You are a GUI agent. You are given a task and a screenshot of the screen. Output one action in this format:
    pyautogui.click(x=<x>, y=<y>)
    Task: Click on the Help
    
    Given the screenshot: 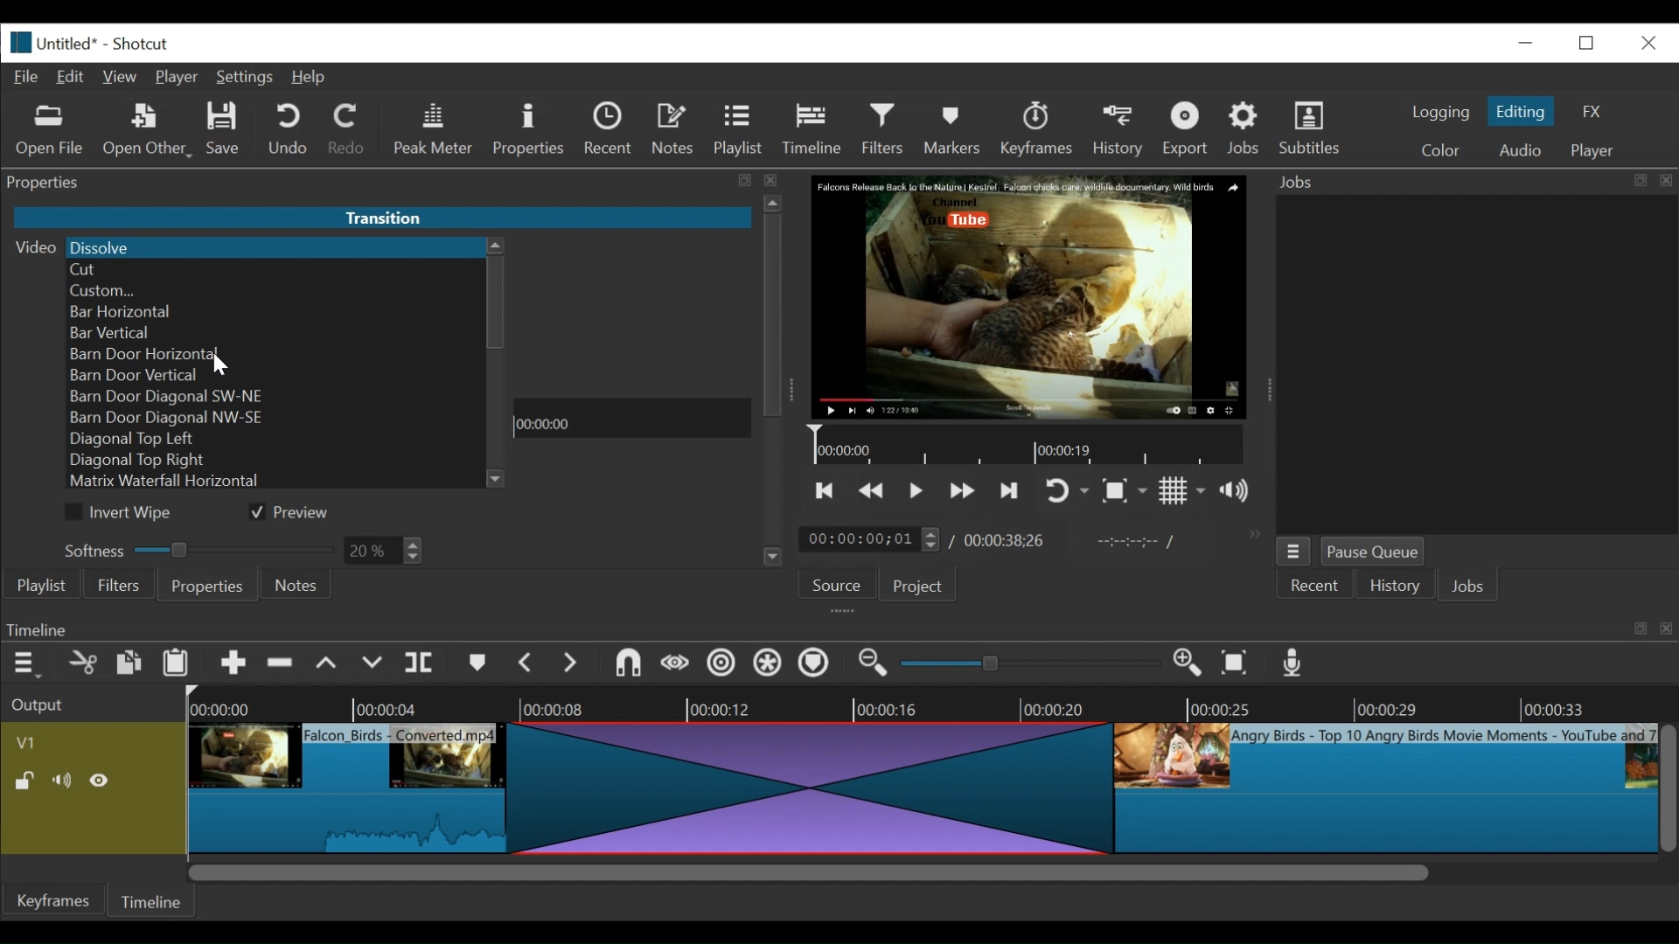 What is the action you would take?
    pyautogui.click(x=309, y=78)
    